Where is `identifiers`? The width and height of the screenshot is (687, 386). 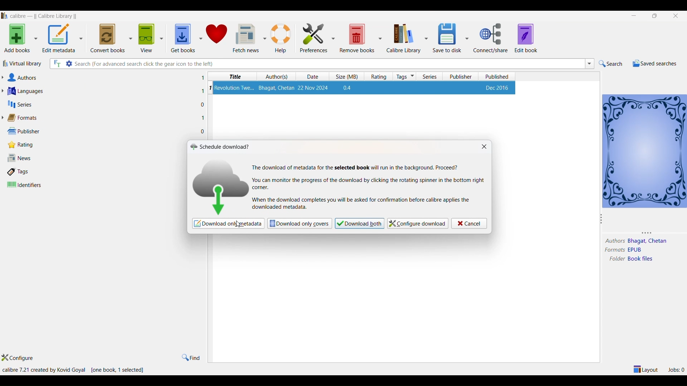
identifiers is located at coordinates (25, 185).